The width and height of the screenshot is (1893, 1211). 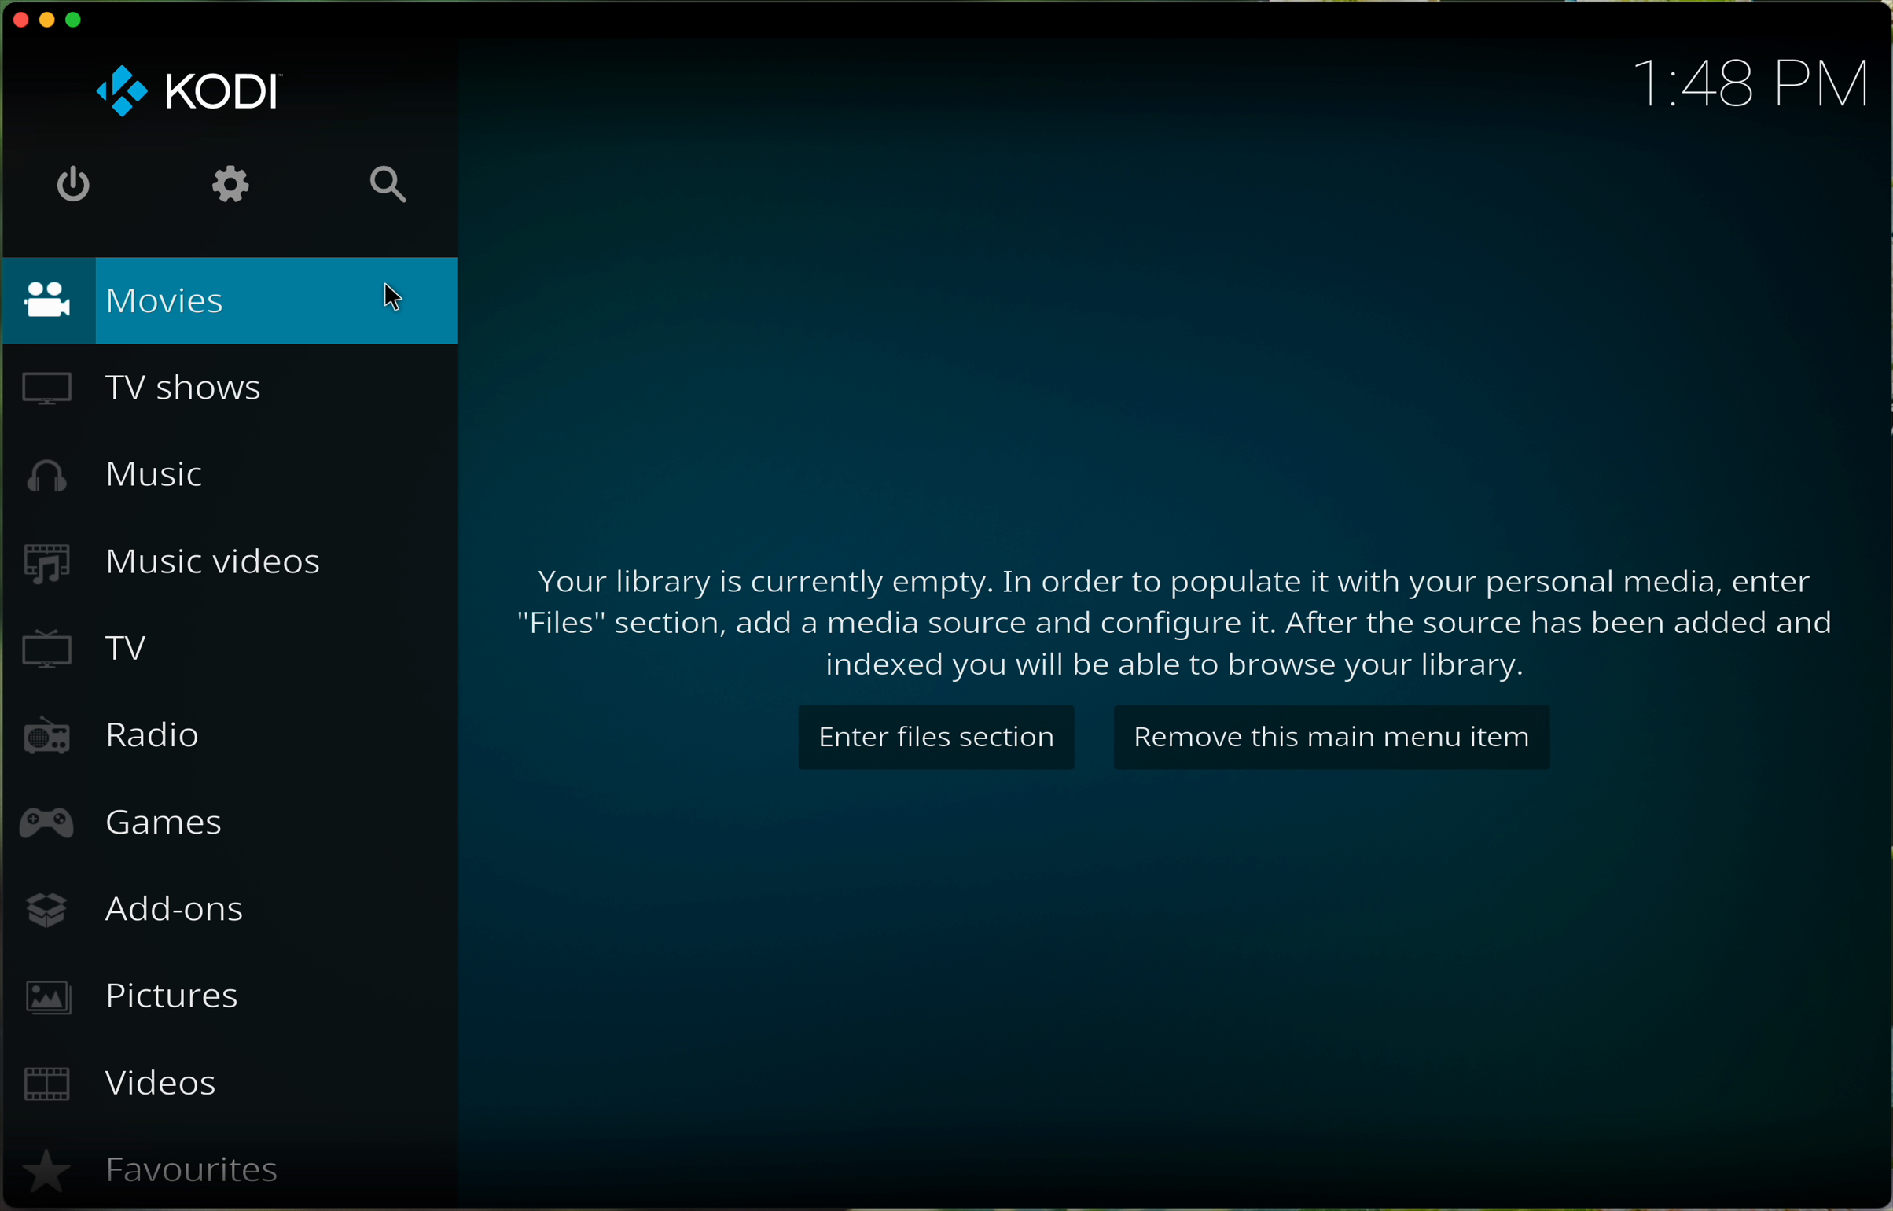 I want to click on cursor, so click(x=395, y=300).